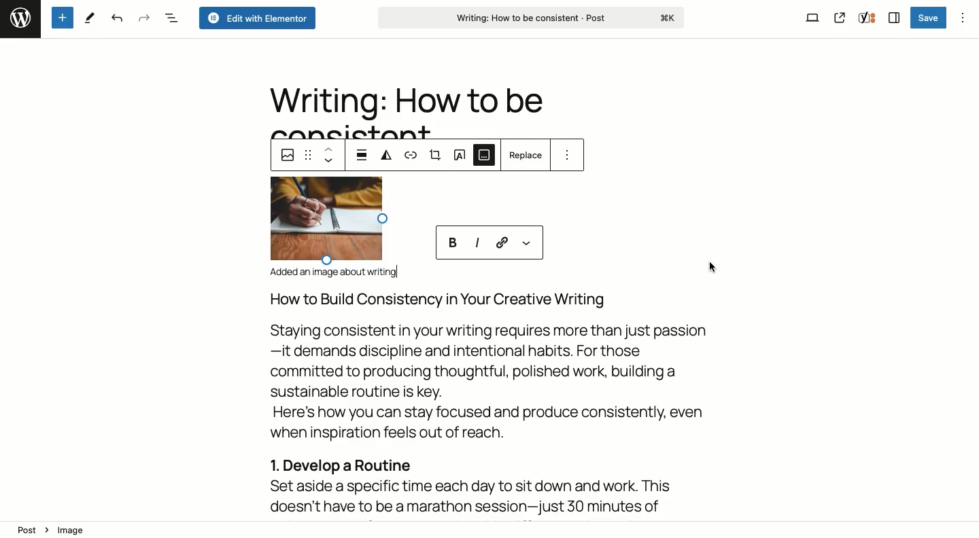 Image resolution: width=979 pixels, height=538 pixels. I want to click on Document overview, so click(171, 17).